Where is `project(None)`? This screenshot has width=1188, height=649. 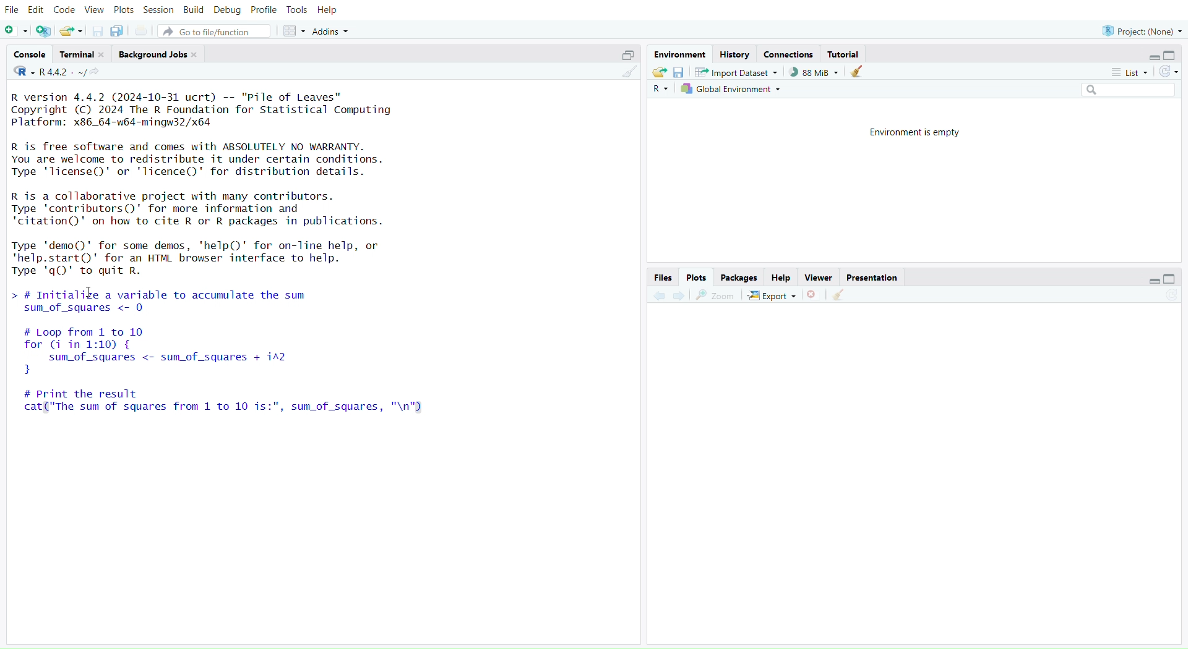 project(None) is located at coordinates (1139, 30).